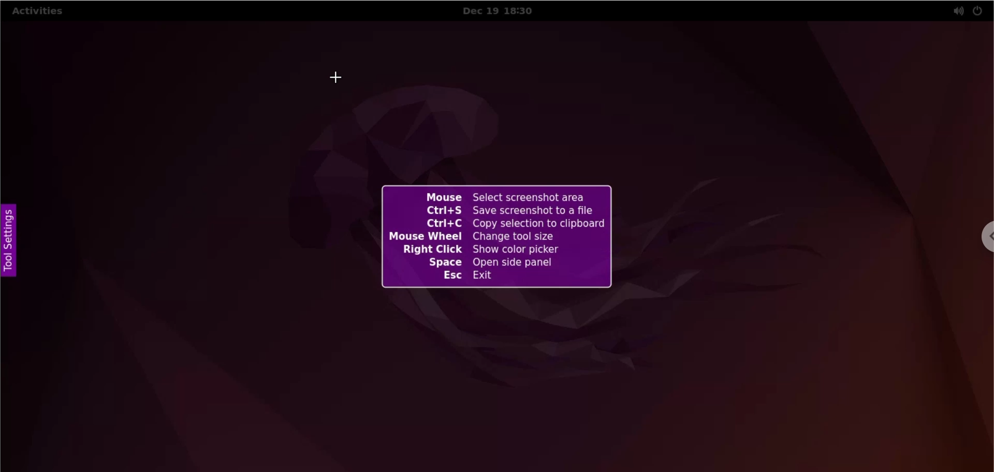 The image size is (994, 472). What do you see at coordinates (507, 242) in the screenshot?
I see `Mouse Select screenshot area
Ctrl+S Save screenshot to a file
Ctrl+C Copy selection to clipboard
Mouse Wheel Change tool size
Right Click Show color picker
Space Open side panel
Esc Exit` at bounding box center [507, 242].